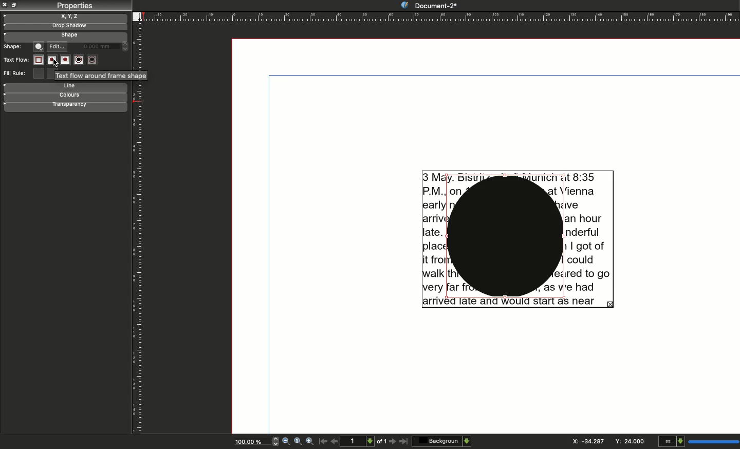 This screenshot has width=740, height=449. I want to click on Zoom, so click(298, 442).